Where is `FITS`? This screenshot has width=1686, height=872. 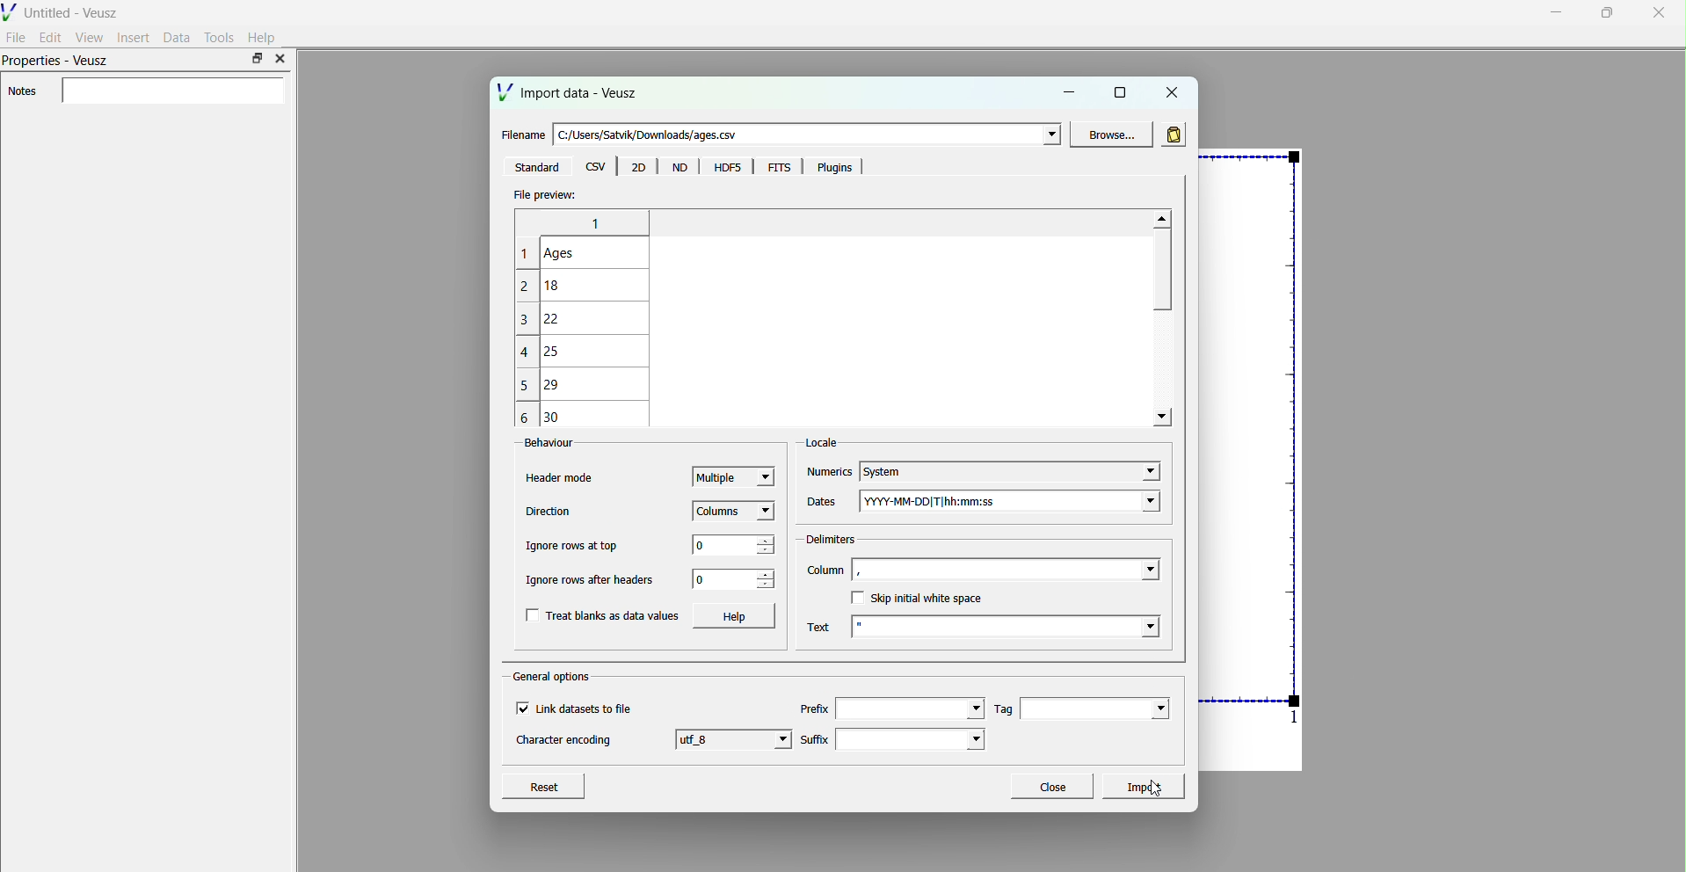
FITS is located at coordinates (780, 168).